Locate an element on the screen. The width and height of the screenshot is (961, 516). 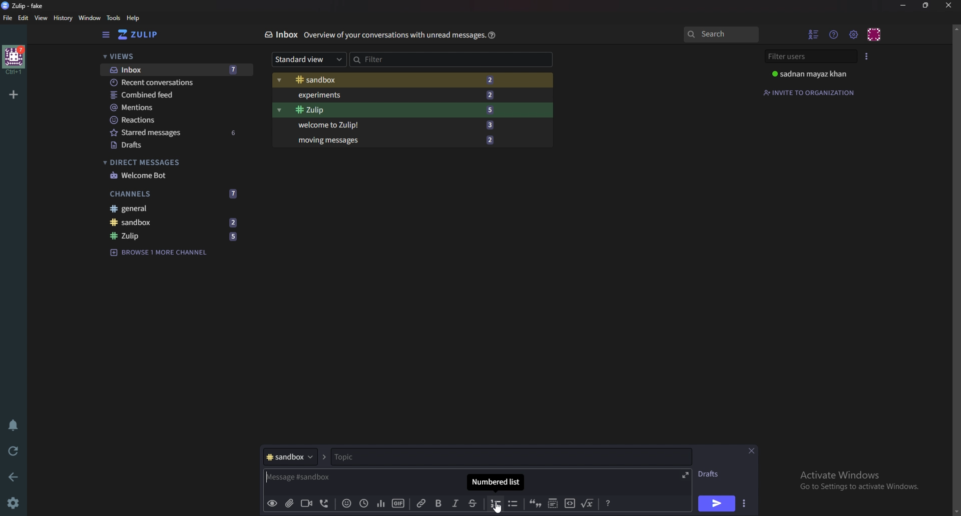
Starred messages is located at coordinates (175, 132).